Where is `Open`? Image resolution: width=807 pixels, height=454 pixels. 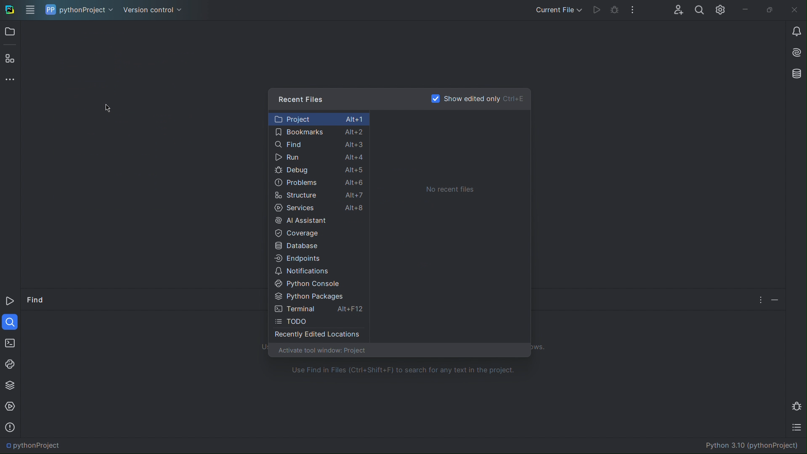 Open is located at coordinates (10, 33).